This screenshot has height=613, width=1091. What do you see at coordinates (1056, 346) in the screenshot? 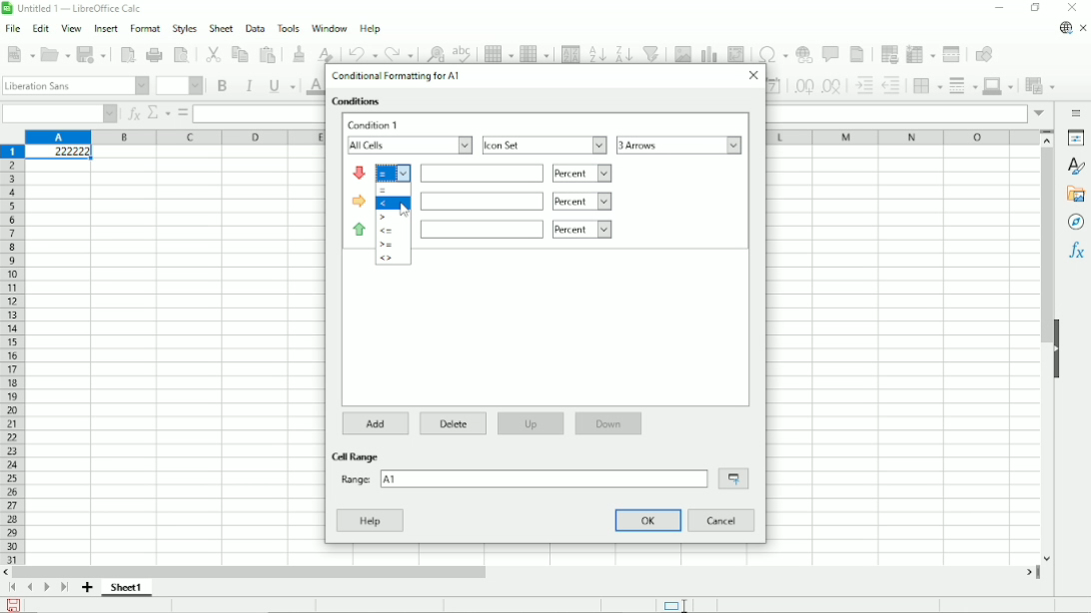
I see `Hide` at bounding box center [1056, 346].